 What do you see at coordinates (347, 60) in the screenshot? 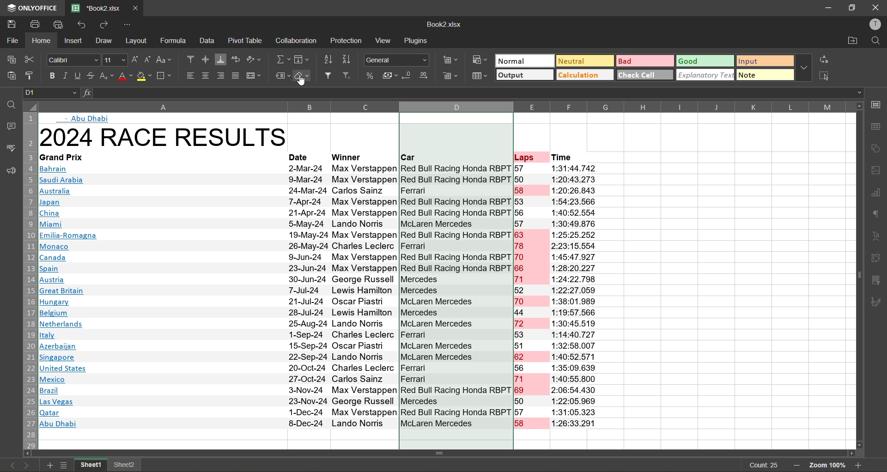
I see `sort descending` at bounding box center [347, 60].